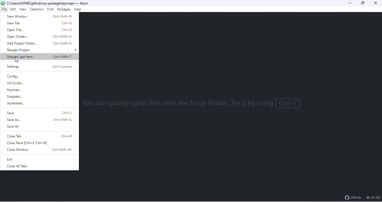 The image size is (382, 202). Describe the element at coordinates (36, 104) in the screenshot. I see `stylesheet` at that location.